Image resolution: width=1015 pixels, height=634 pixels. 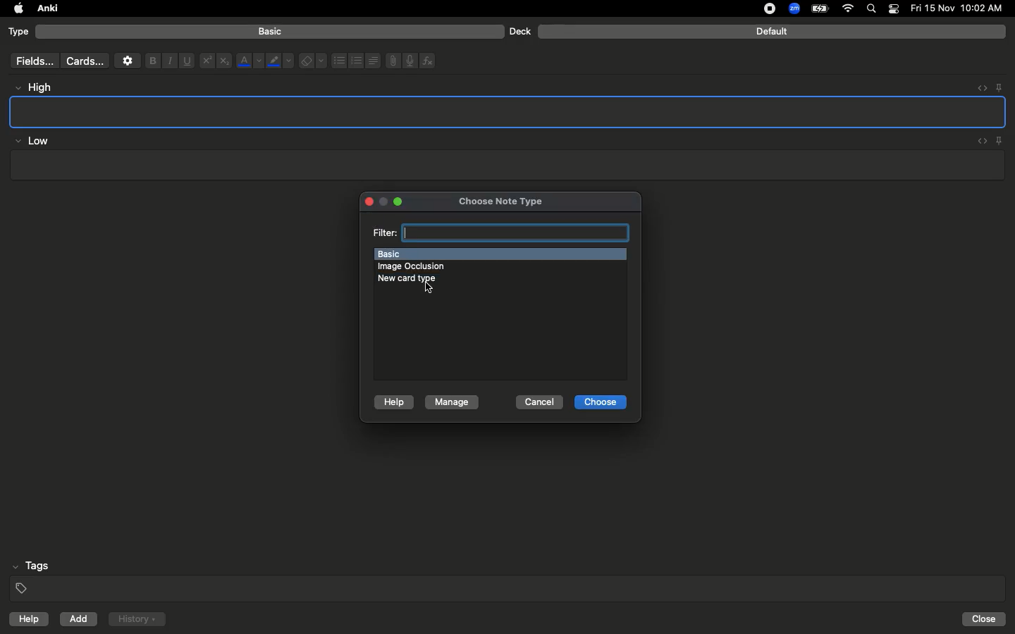 I want to click on Search, so click(x=873, y=9).